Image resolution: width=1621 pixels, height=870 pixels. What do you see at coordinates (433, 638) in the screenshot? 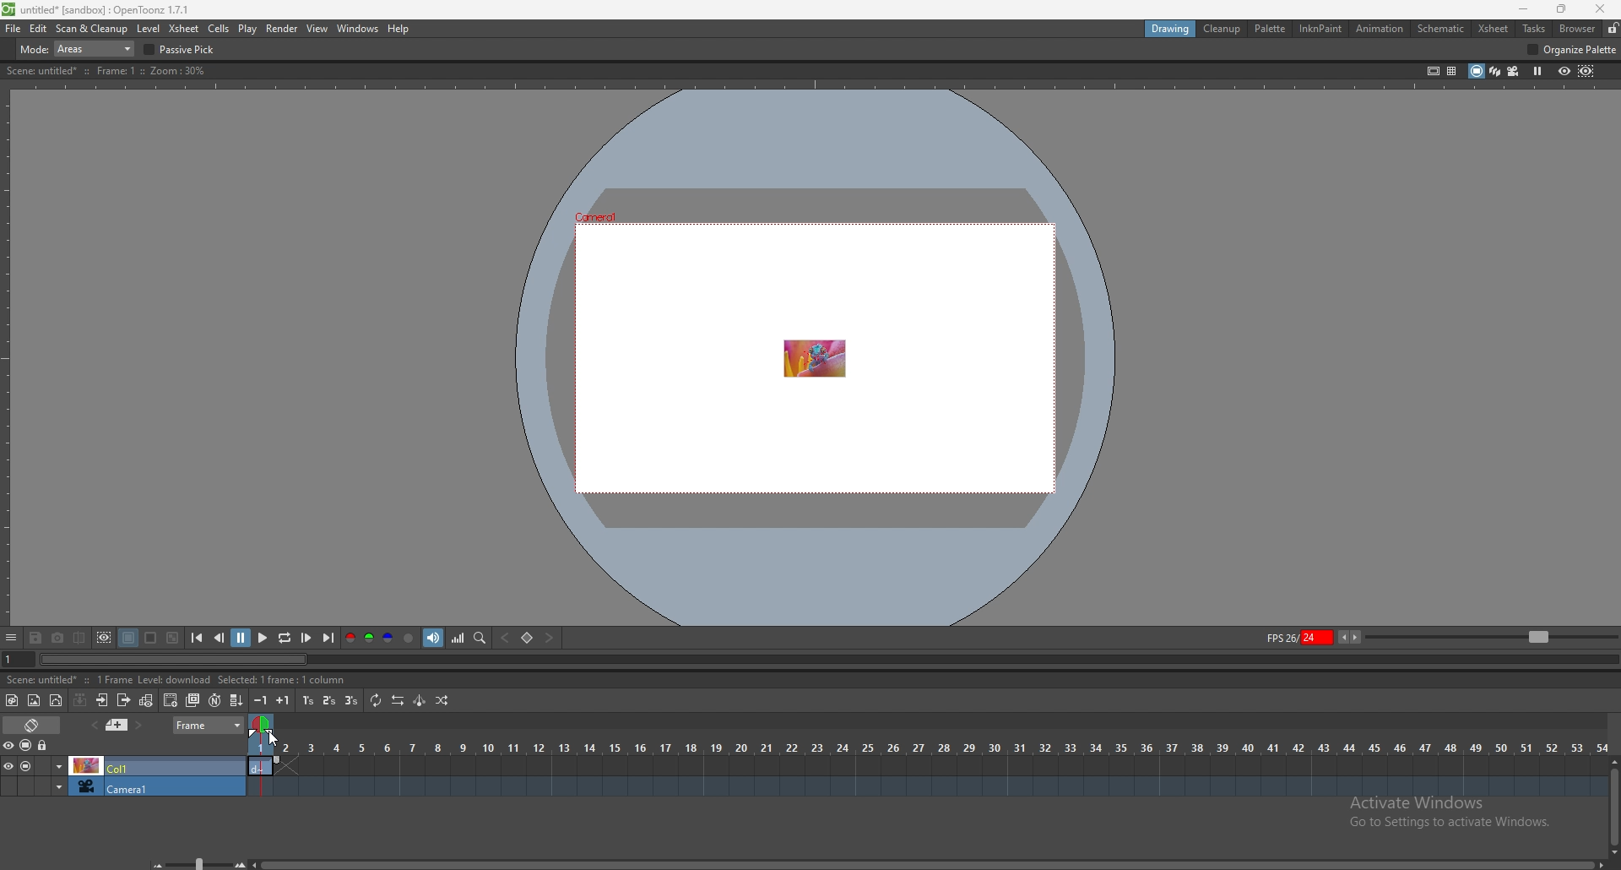
I see `soundtrack` at bounding box center [433, 638].